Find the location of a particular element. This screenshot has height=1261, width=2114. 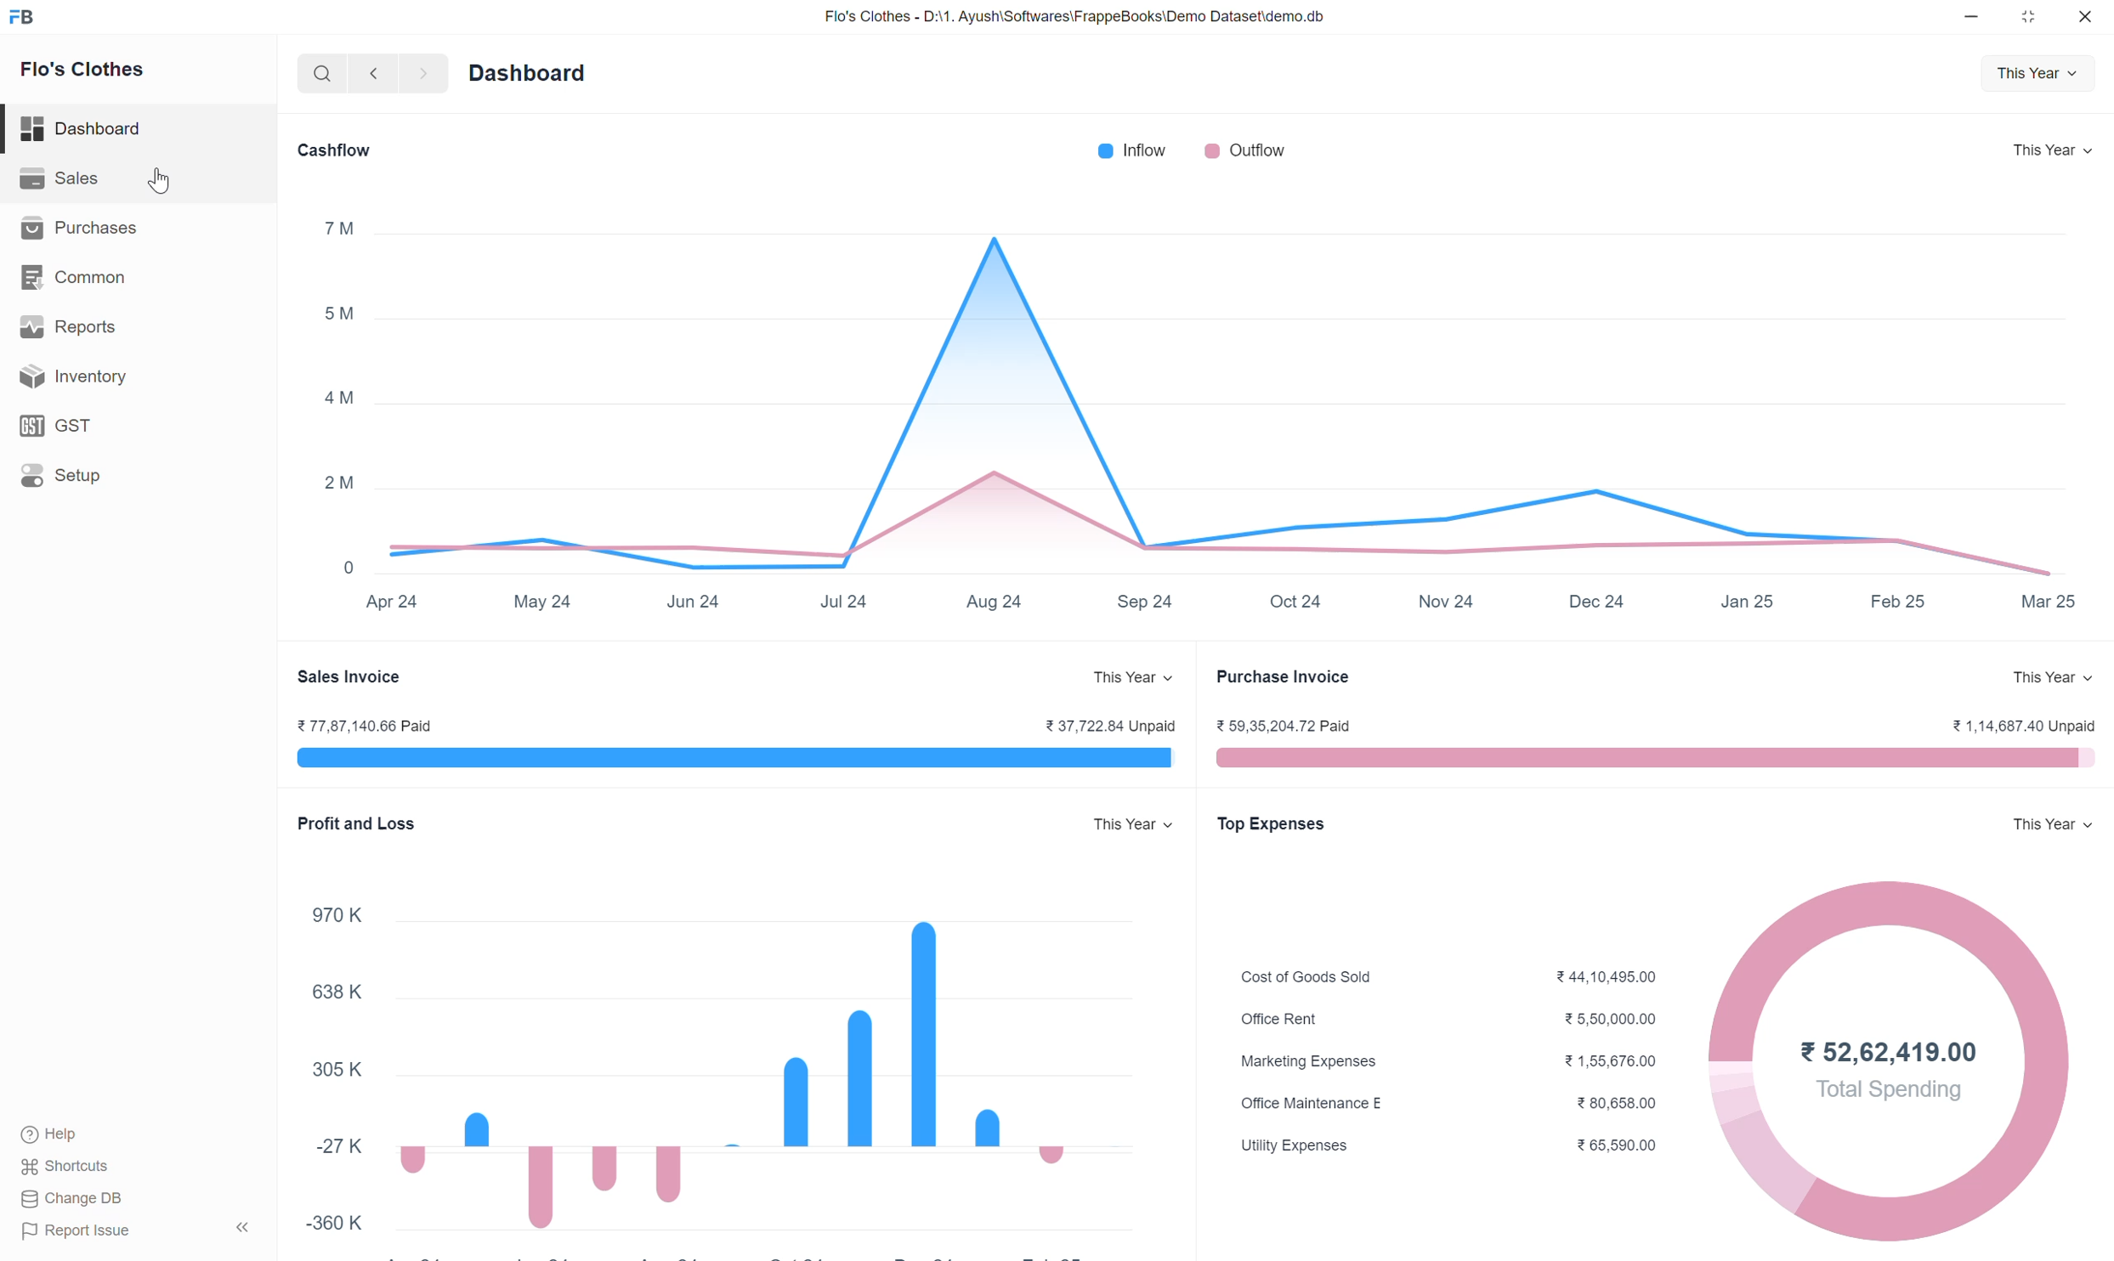

minimize  is located at coordinates (1979, 19).